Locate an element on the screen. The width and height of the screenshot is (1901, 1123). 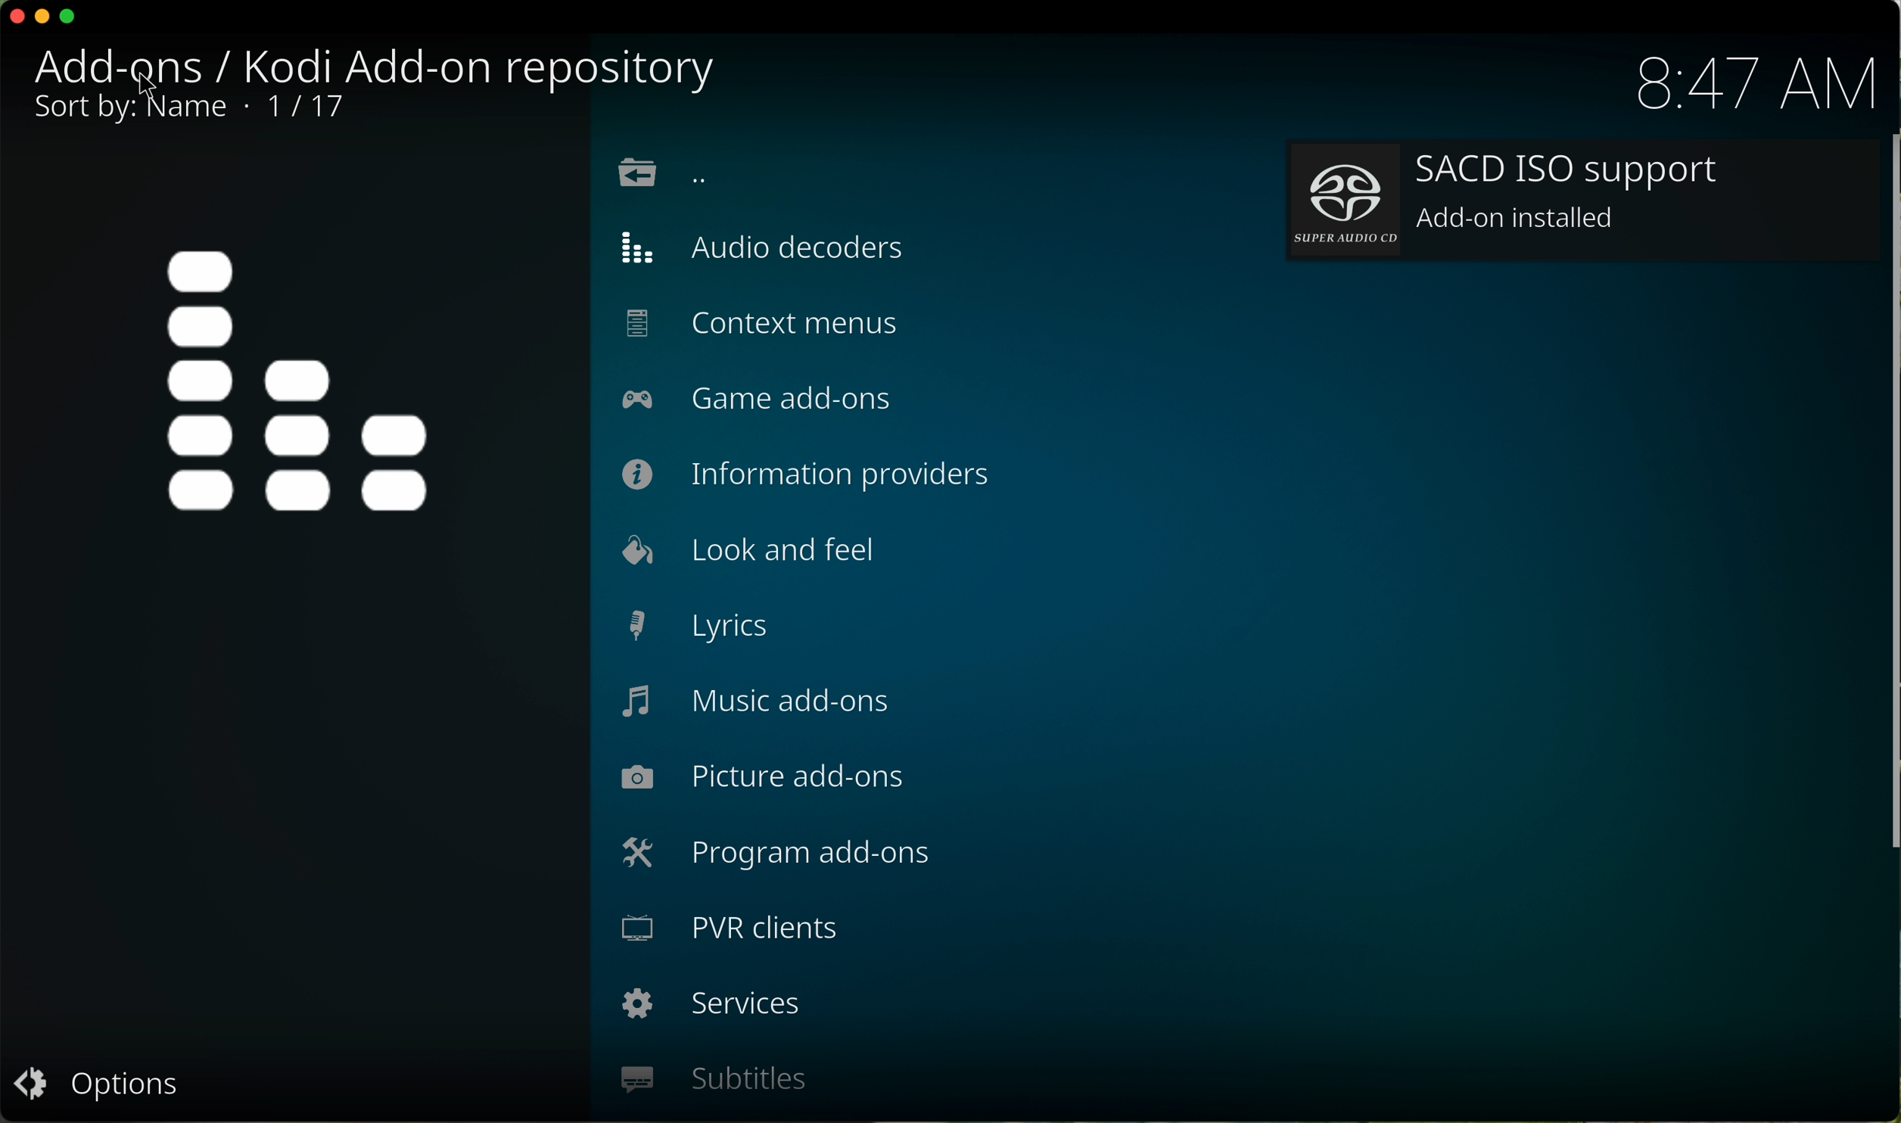
information providers is located at coordinates (805, 474).